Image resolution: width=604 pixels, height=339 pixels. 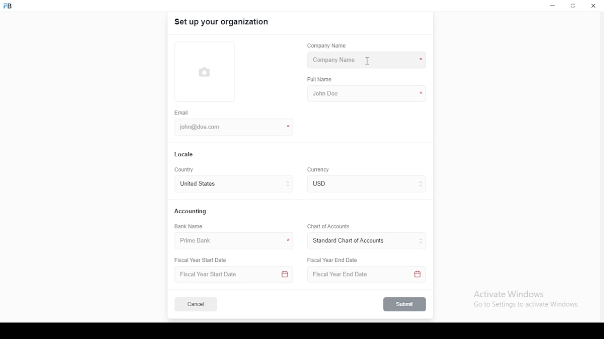 What do you see at coordinates (405, 304) in the screenshot?
I see `submit` at bounding box center [405, 304].